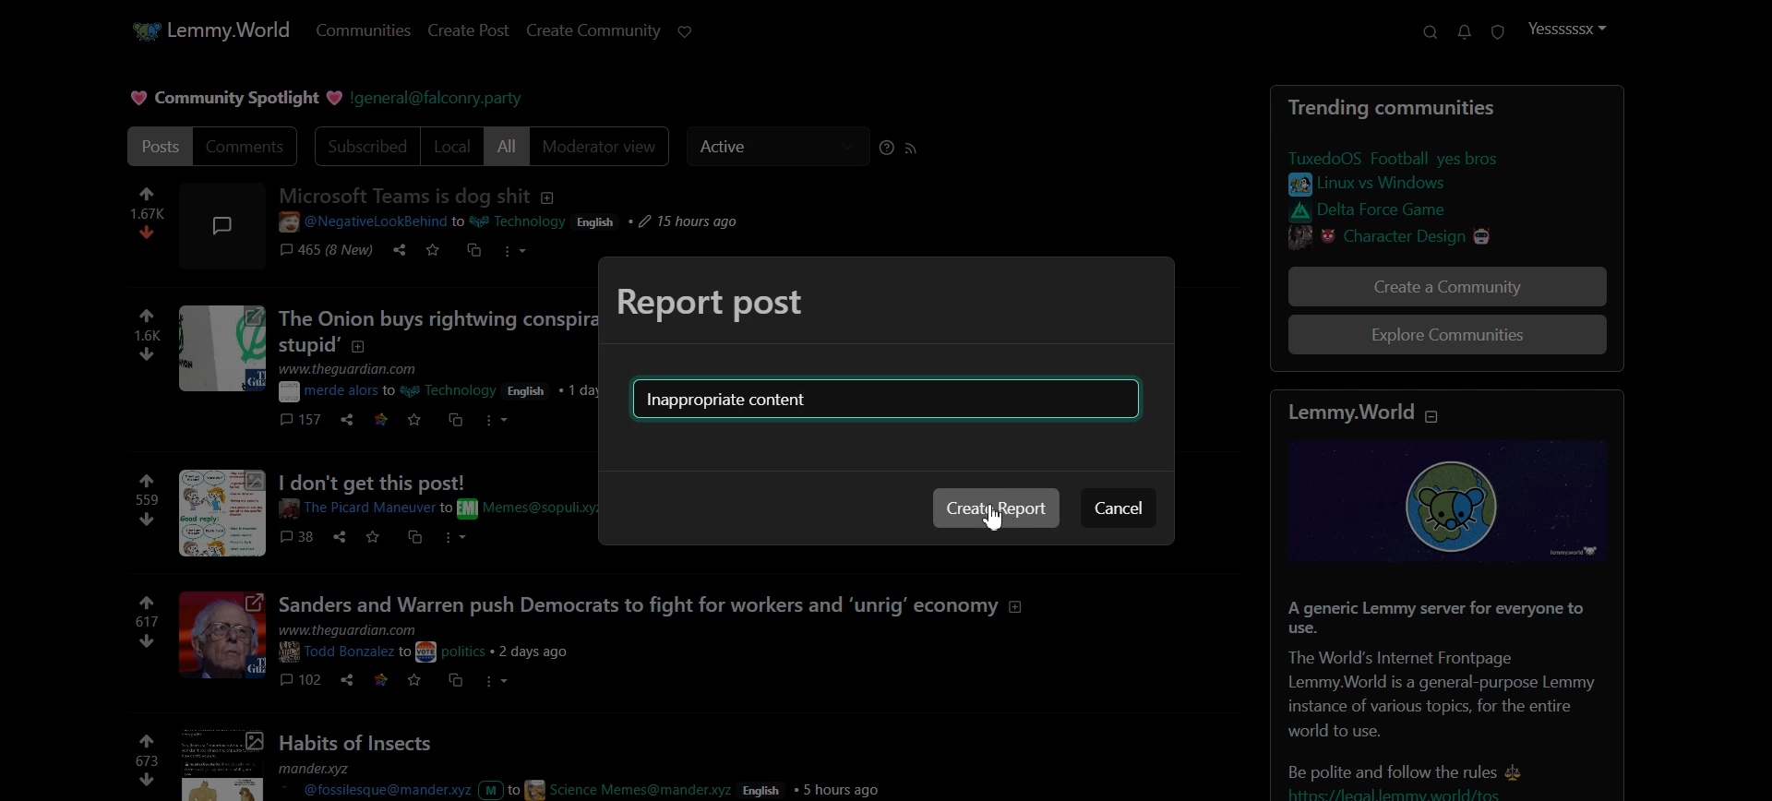 The image size is (1772, 801). What do you see at coordinates (1465, 33) in the screenshot?
I see `Unread message` at bounding box center [1465, 33].